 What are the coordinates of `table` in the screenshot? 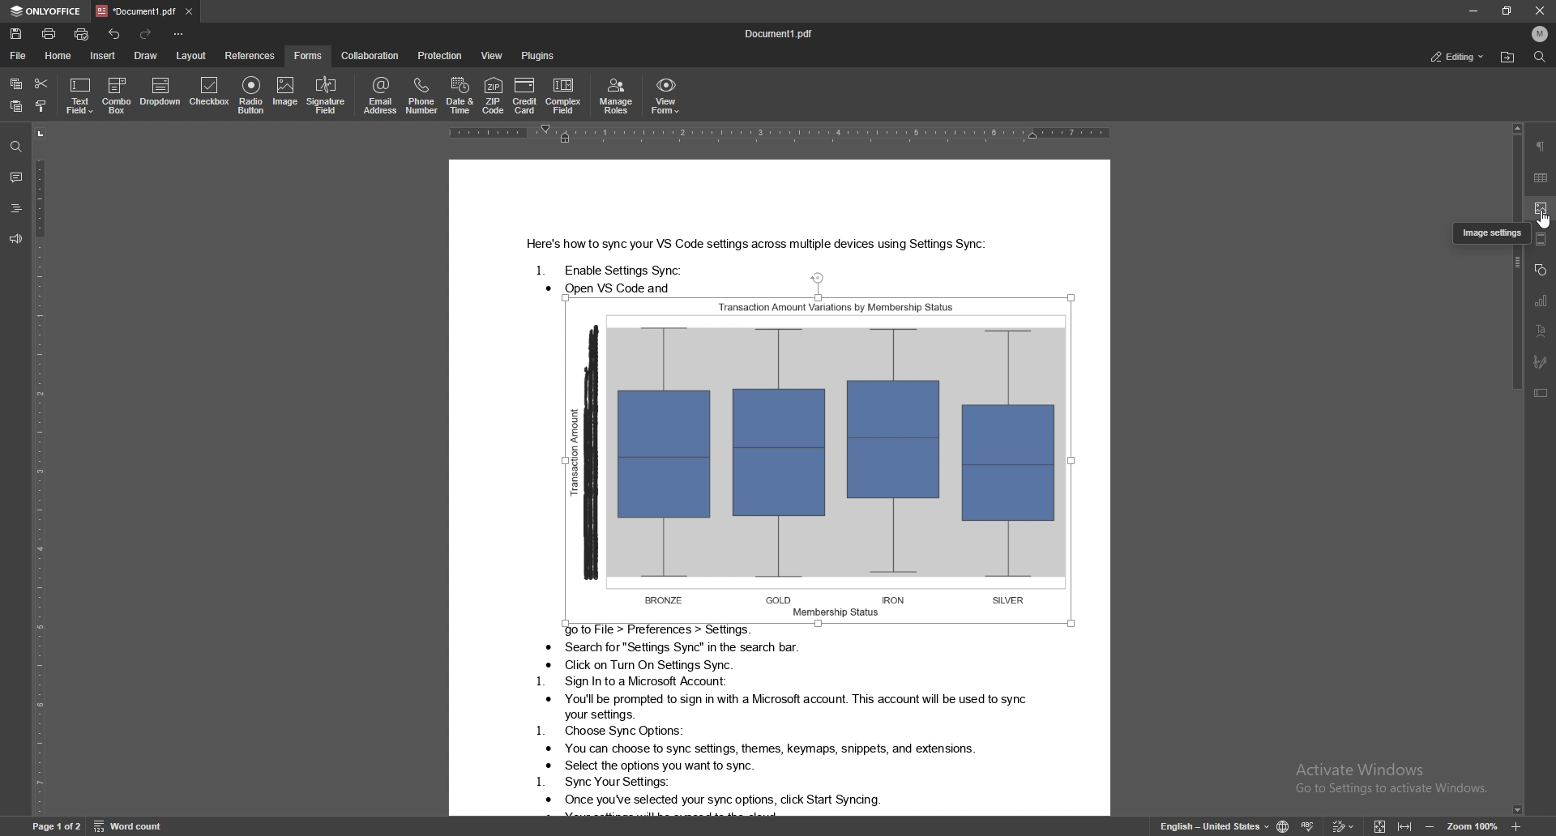 It's located at (1541, 177).